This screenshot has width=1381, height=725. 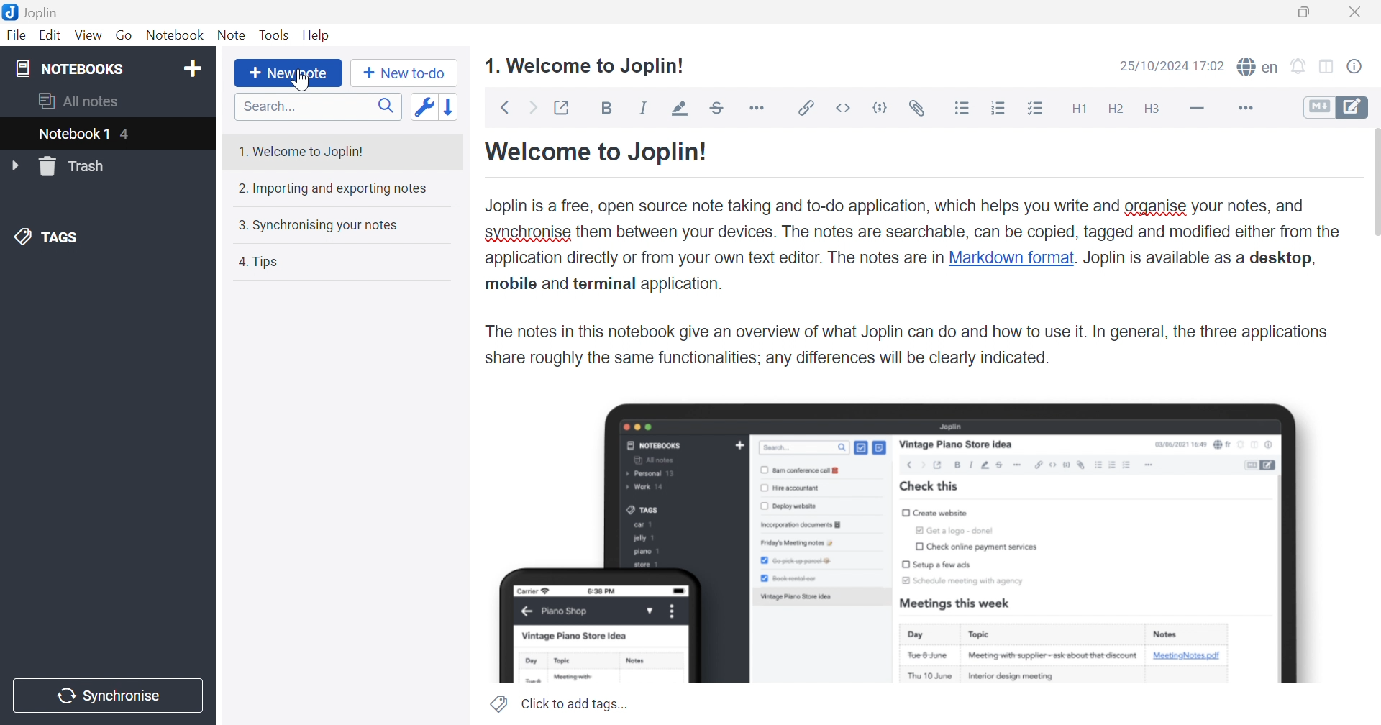 I want to click on Inline code, so click(x=844, y=108).